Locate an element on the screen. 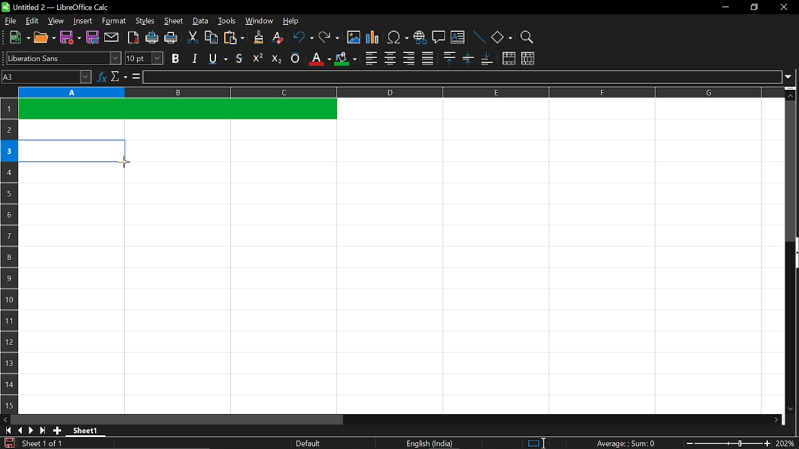  insert hyperlink is located at coordinates (419, 36).